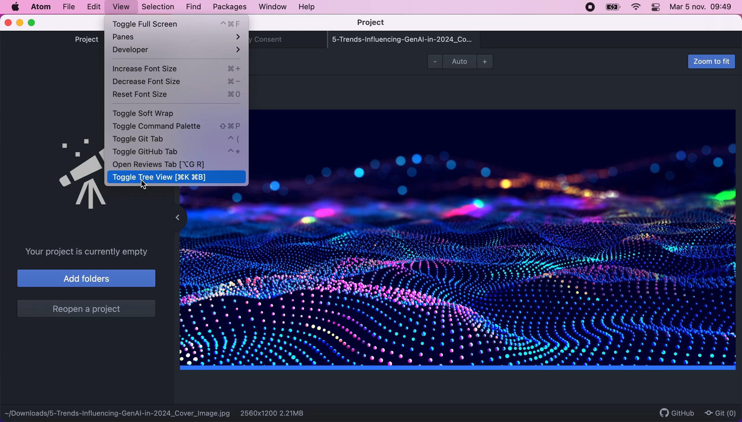  I want to click on your project is currently empty, so click(84, 251).